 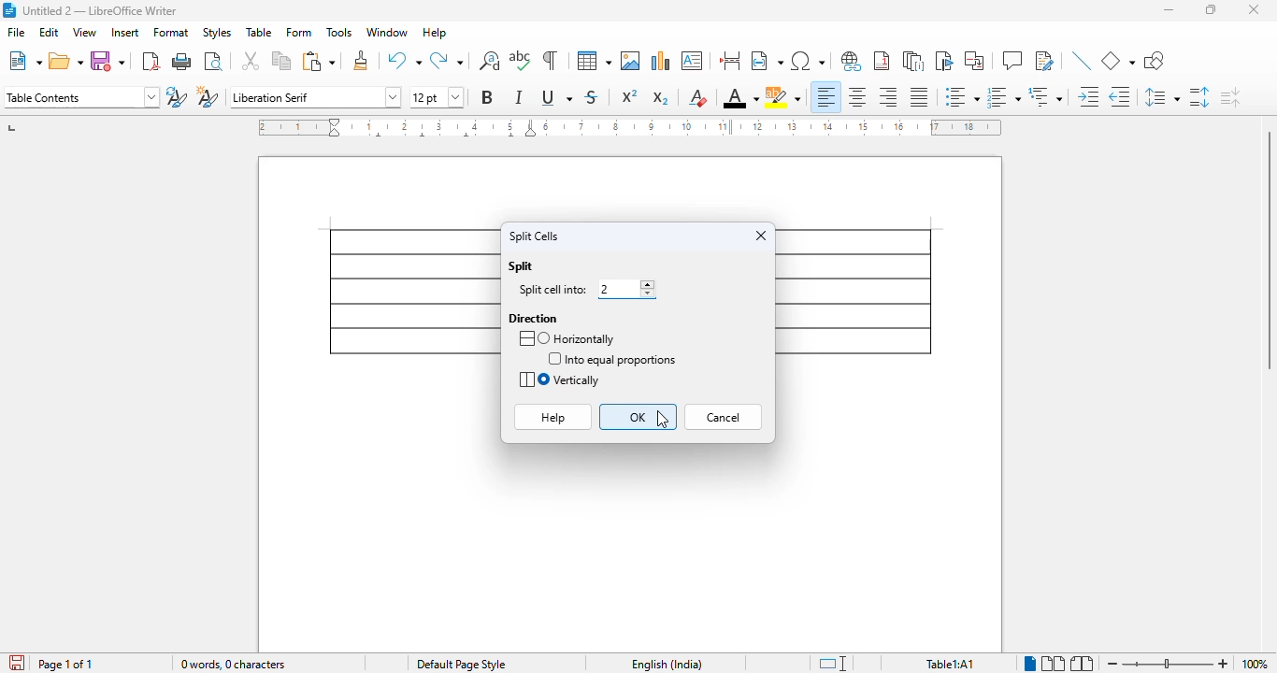 What do you see at coordinates (962, 96) in the screenshot?
I see `toggle unordered list` at bounding box center [962, 96].